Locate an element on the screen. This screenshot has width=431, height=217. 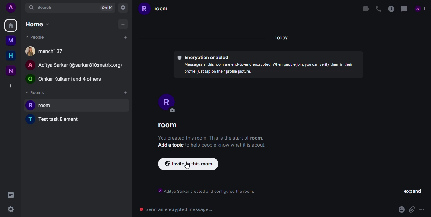
Add a topic is located at coordinates (167, 146).